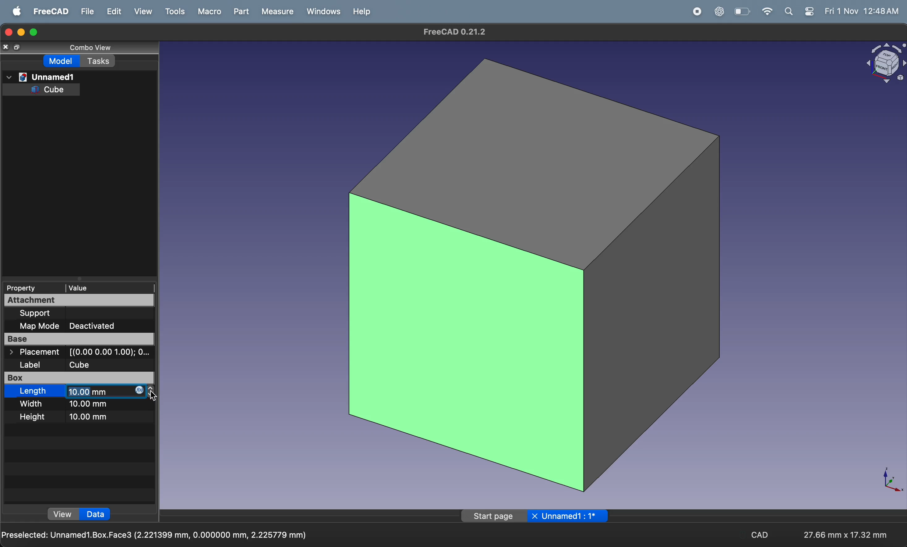 The height and width of the screenshot is (547, 907). Describe the element at coordinates (716, 11) in the screenshot. I see `chatgpt` at that location.